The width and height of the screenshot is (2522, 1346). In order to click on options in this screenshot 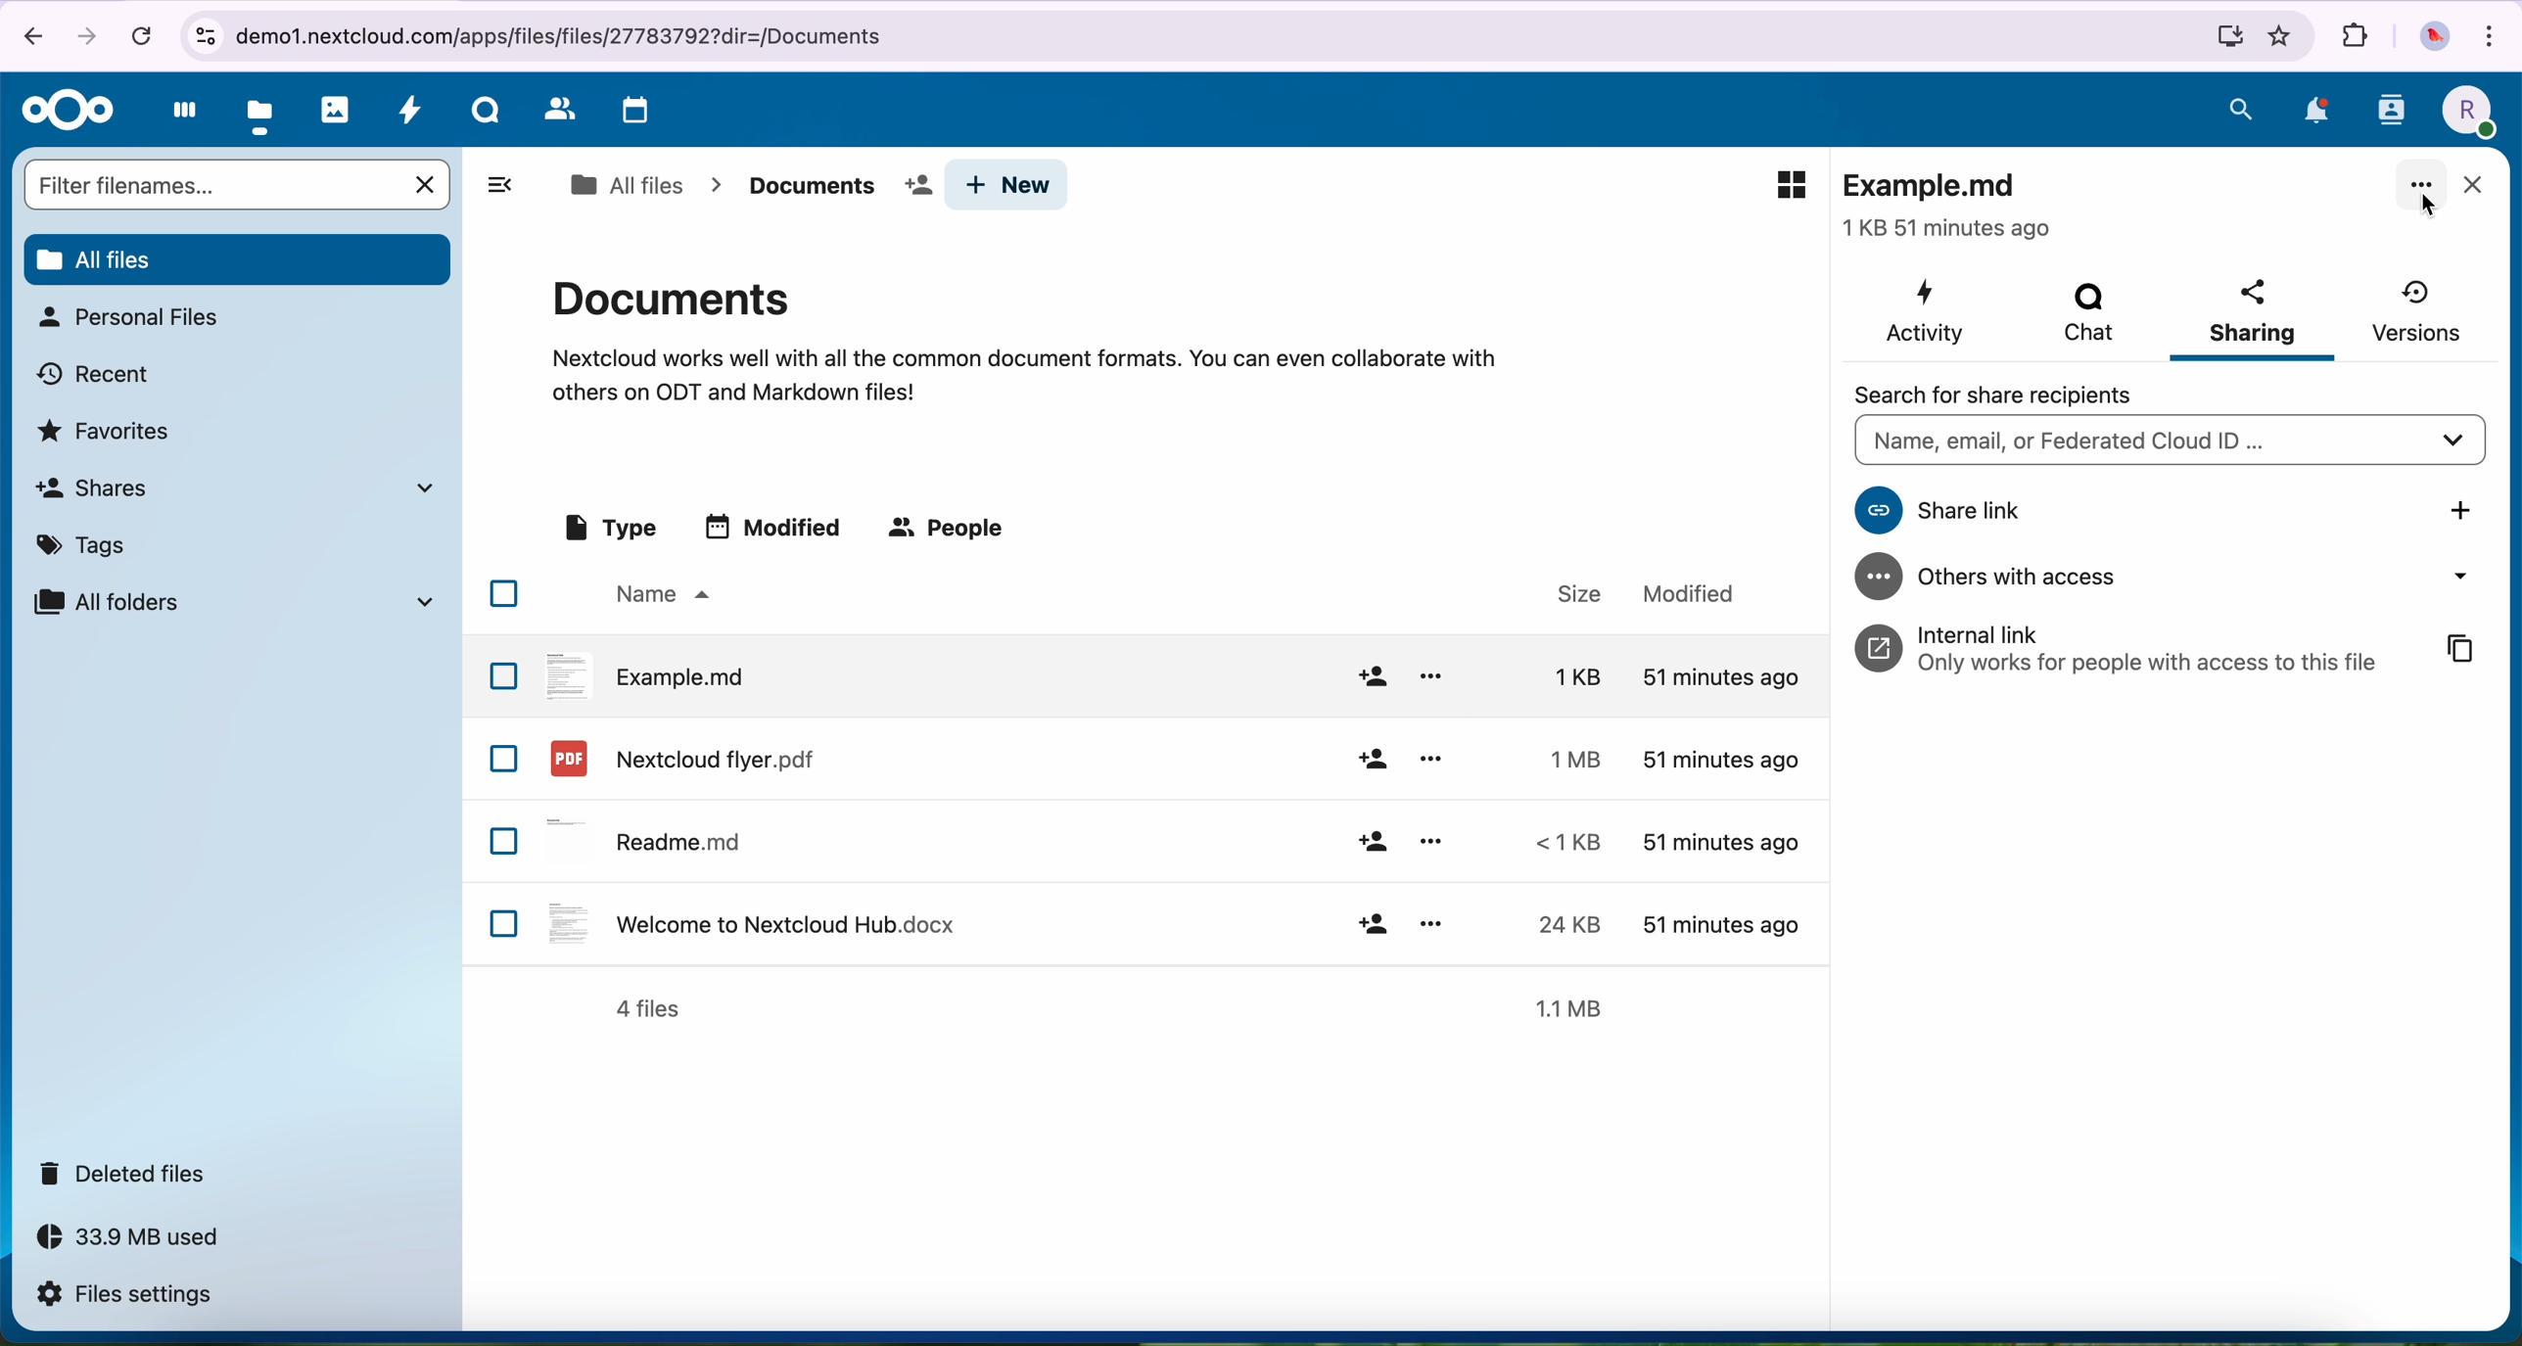, I will do `click(1431, 758)`.